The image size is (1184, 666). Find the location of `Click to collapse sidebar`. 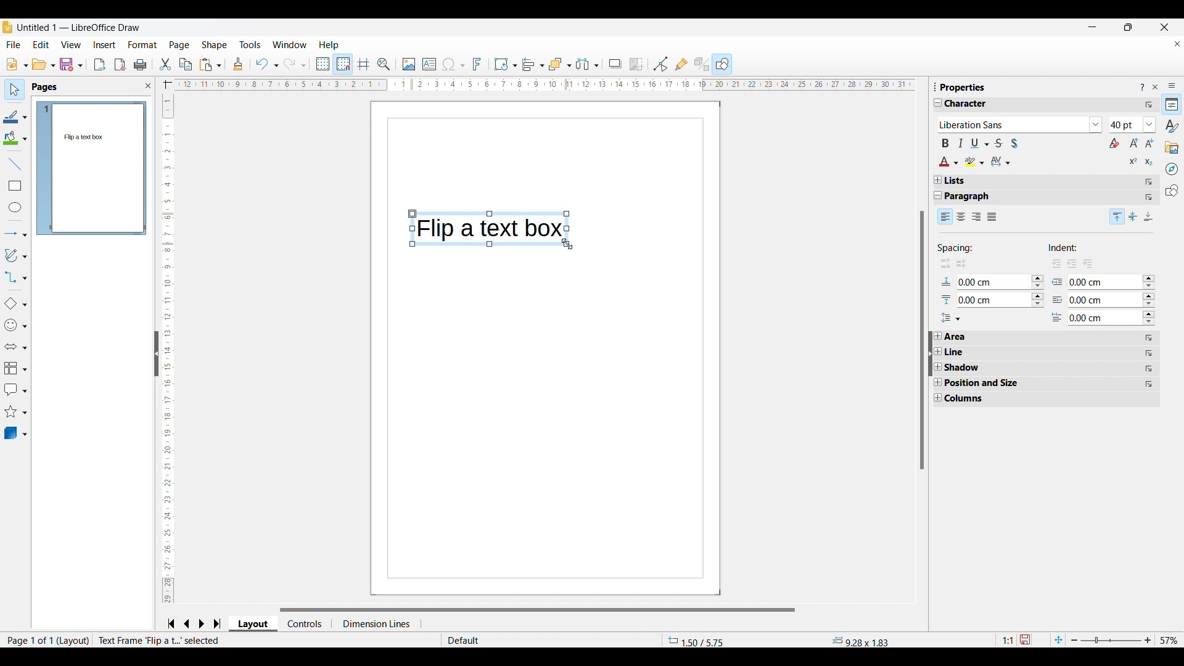

Click to collapse sidebar is located at coordinates (931, 353).